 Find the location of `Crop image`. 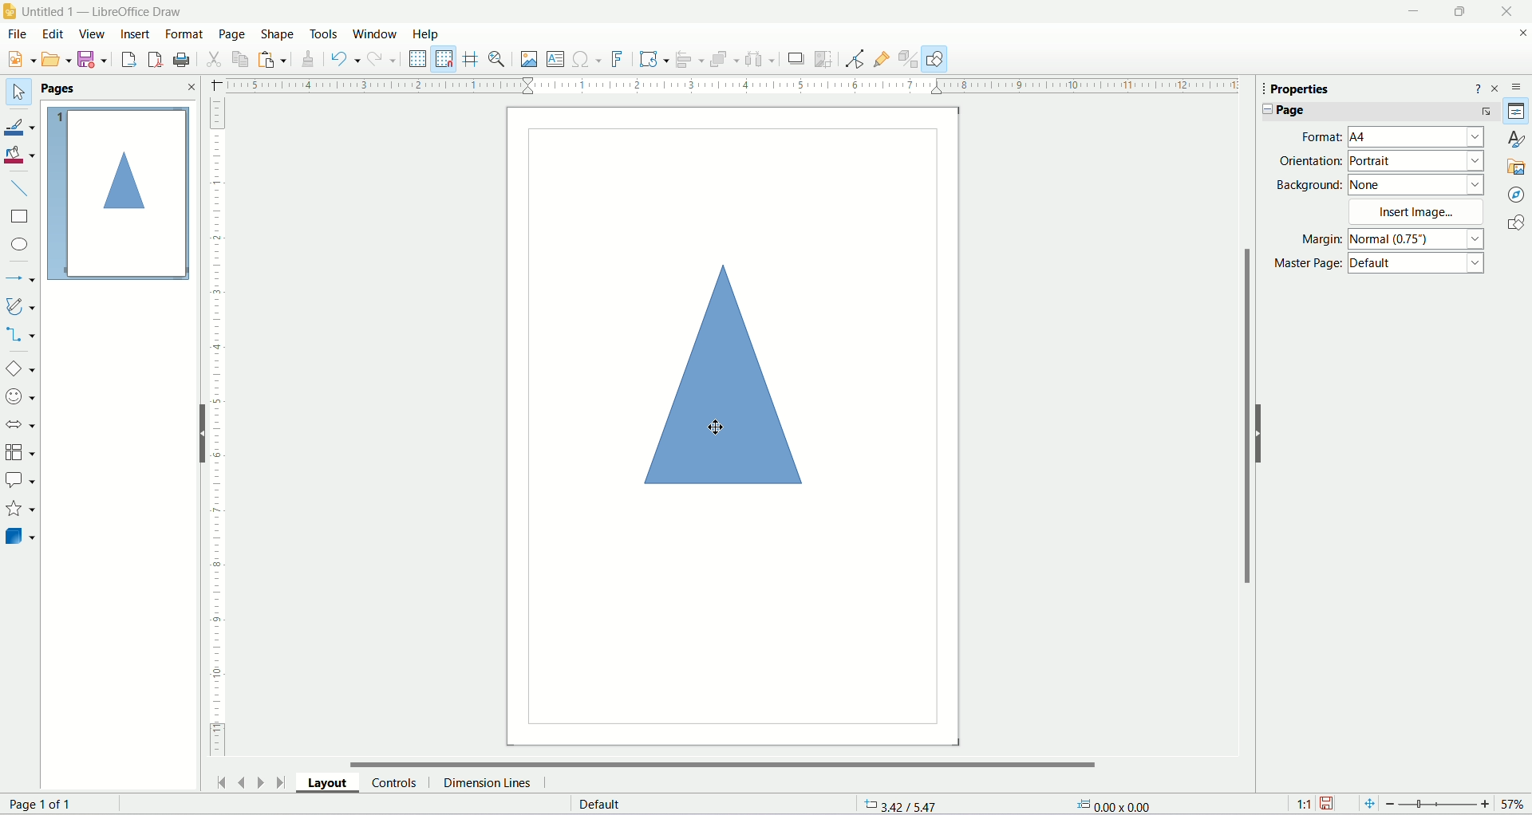

Crop image is located at coordinates (823, 59).